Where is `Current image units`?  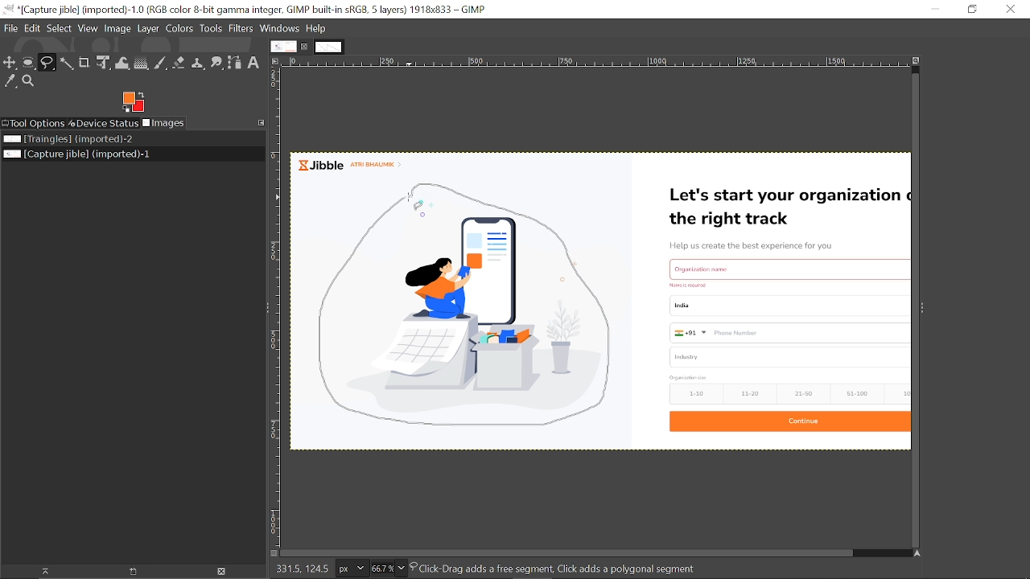
Current image units is located at coordinates (350, 569).